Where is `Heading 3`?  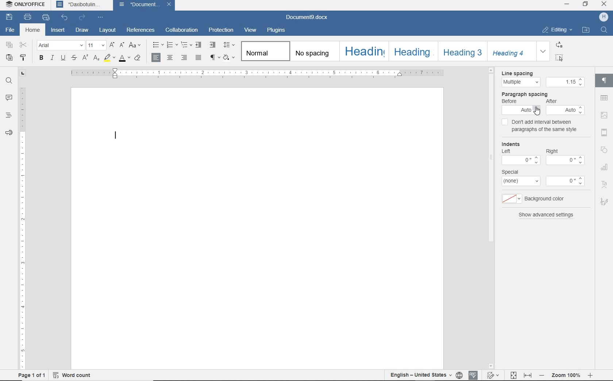
Heading 3 is located at coordinates (463, 51).